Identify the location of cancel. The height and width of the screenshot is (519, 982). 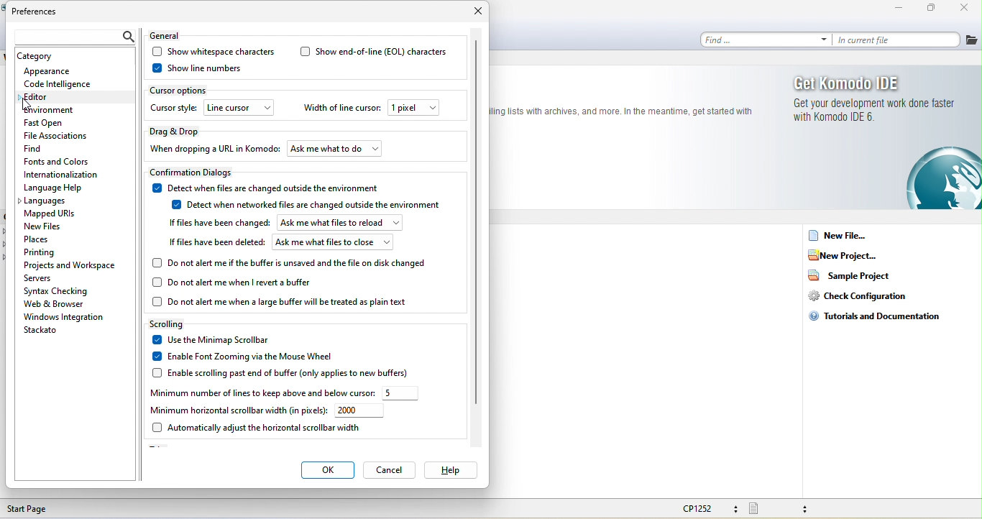
(389, 469).